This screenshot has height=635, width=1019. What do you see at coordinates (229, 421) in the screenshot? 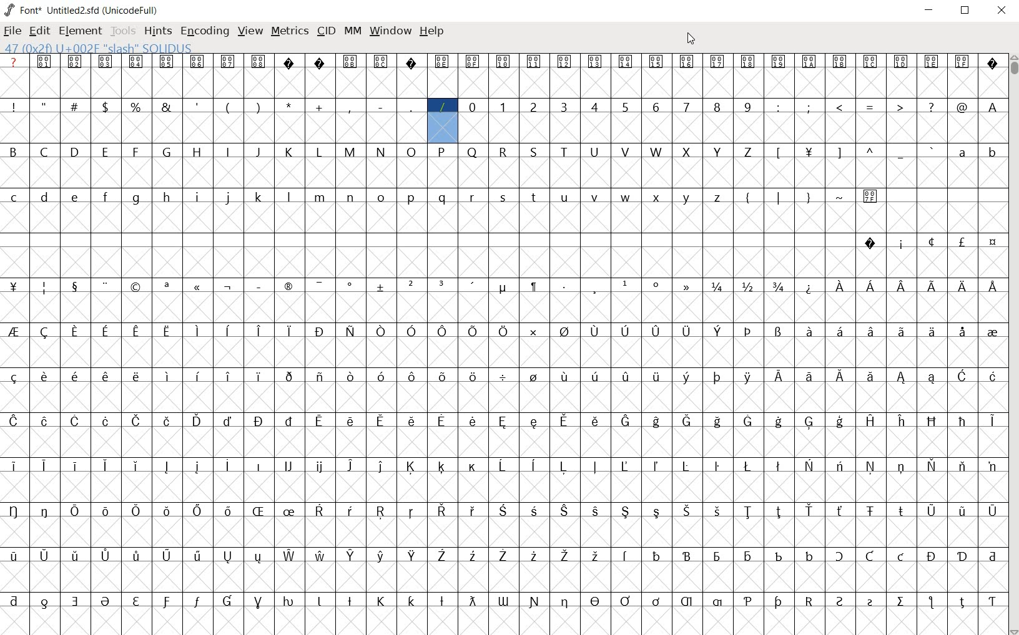
I see `glyph` at bounding box center [229, 421].